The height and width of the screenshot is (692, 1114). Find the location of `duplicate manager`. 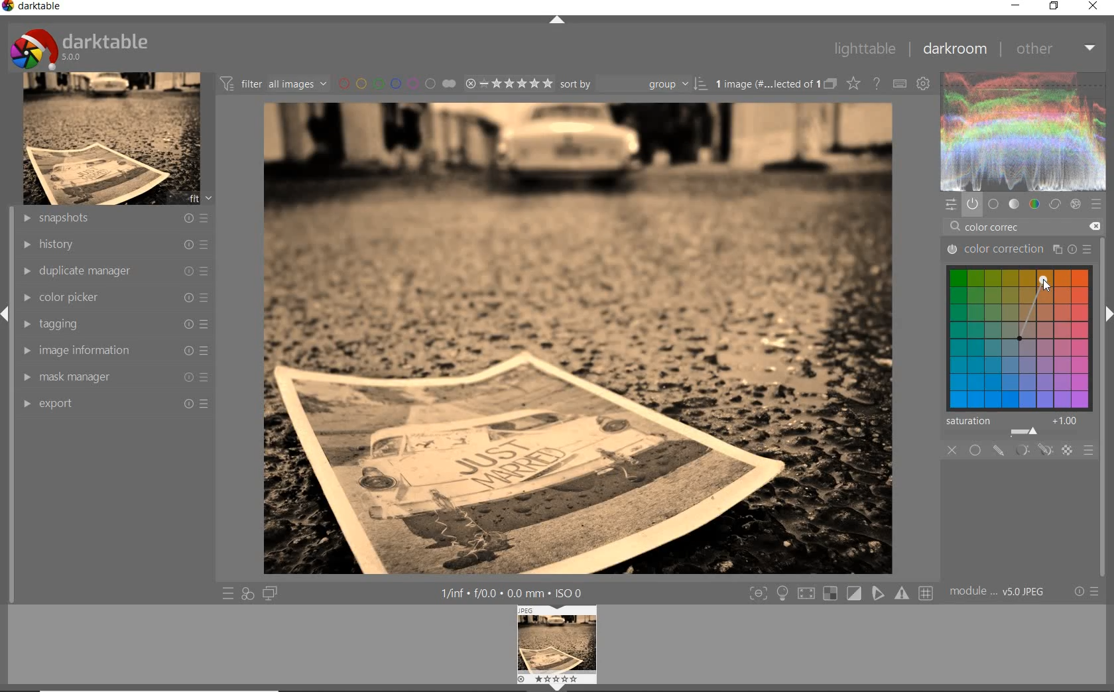

duplicate manager is located at coordinates (113, 272).